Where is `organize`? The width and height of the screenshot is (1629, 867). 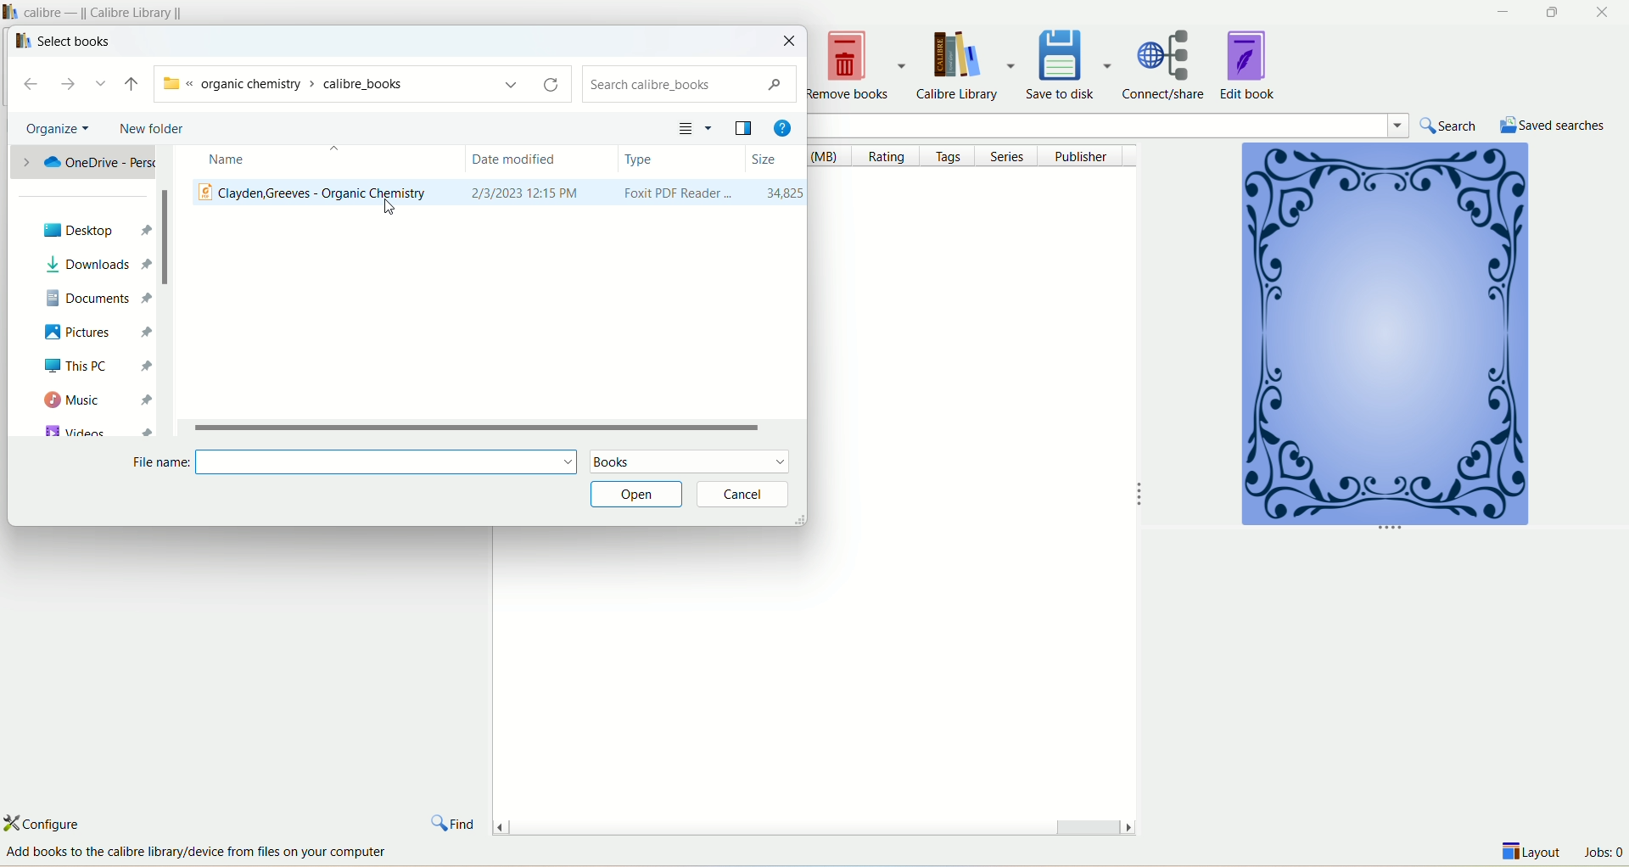
organize is located at coordinates (52, 129).